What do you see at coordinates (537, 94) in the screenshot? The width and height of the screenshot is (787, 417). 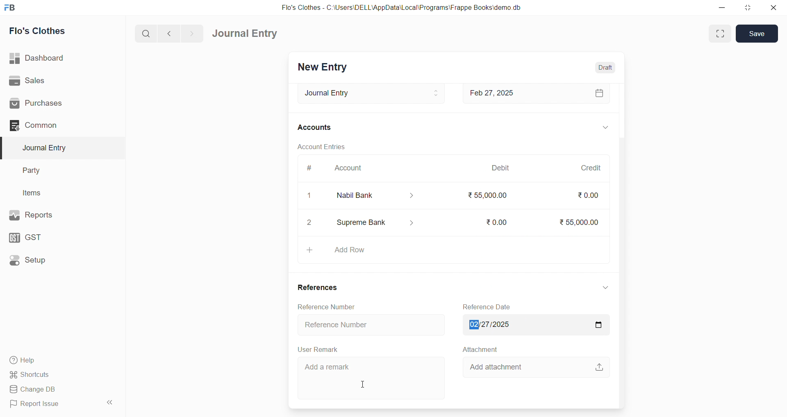 I see `Feb 27, 2025` at bounding box center [537, 94].